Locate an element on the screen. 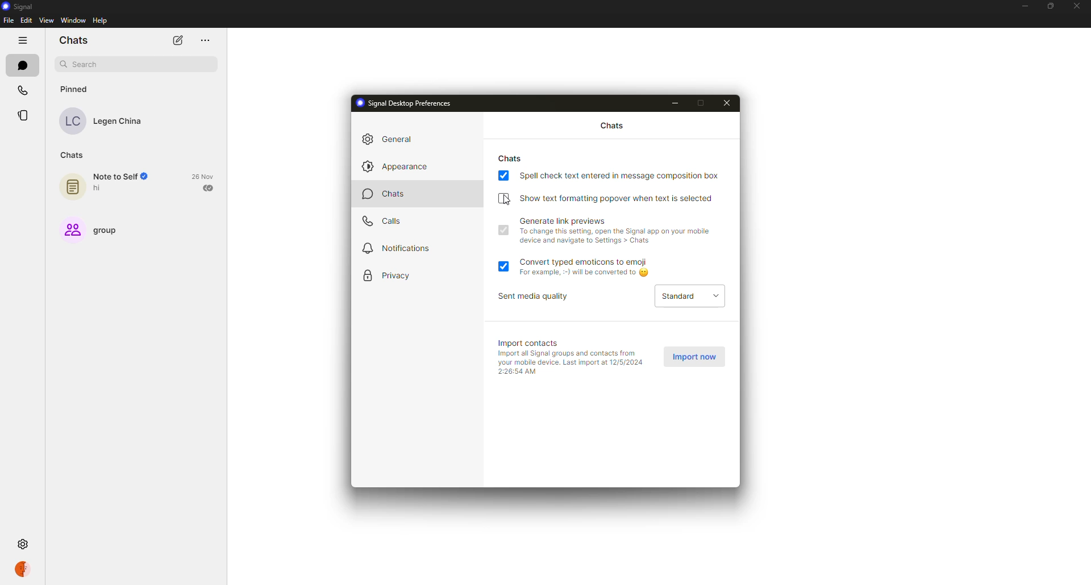  stories is located at coordinates (24, 115).